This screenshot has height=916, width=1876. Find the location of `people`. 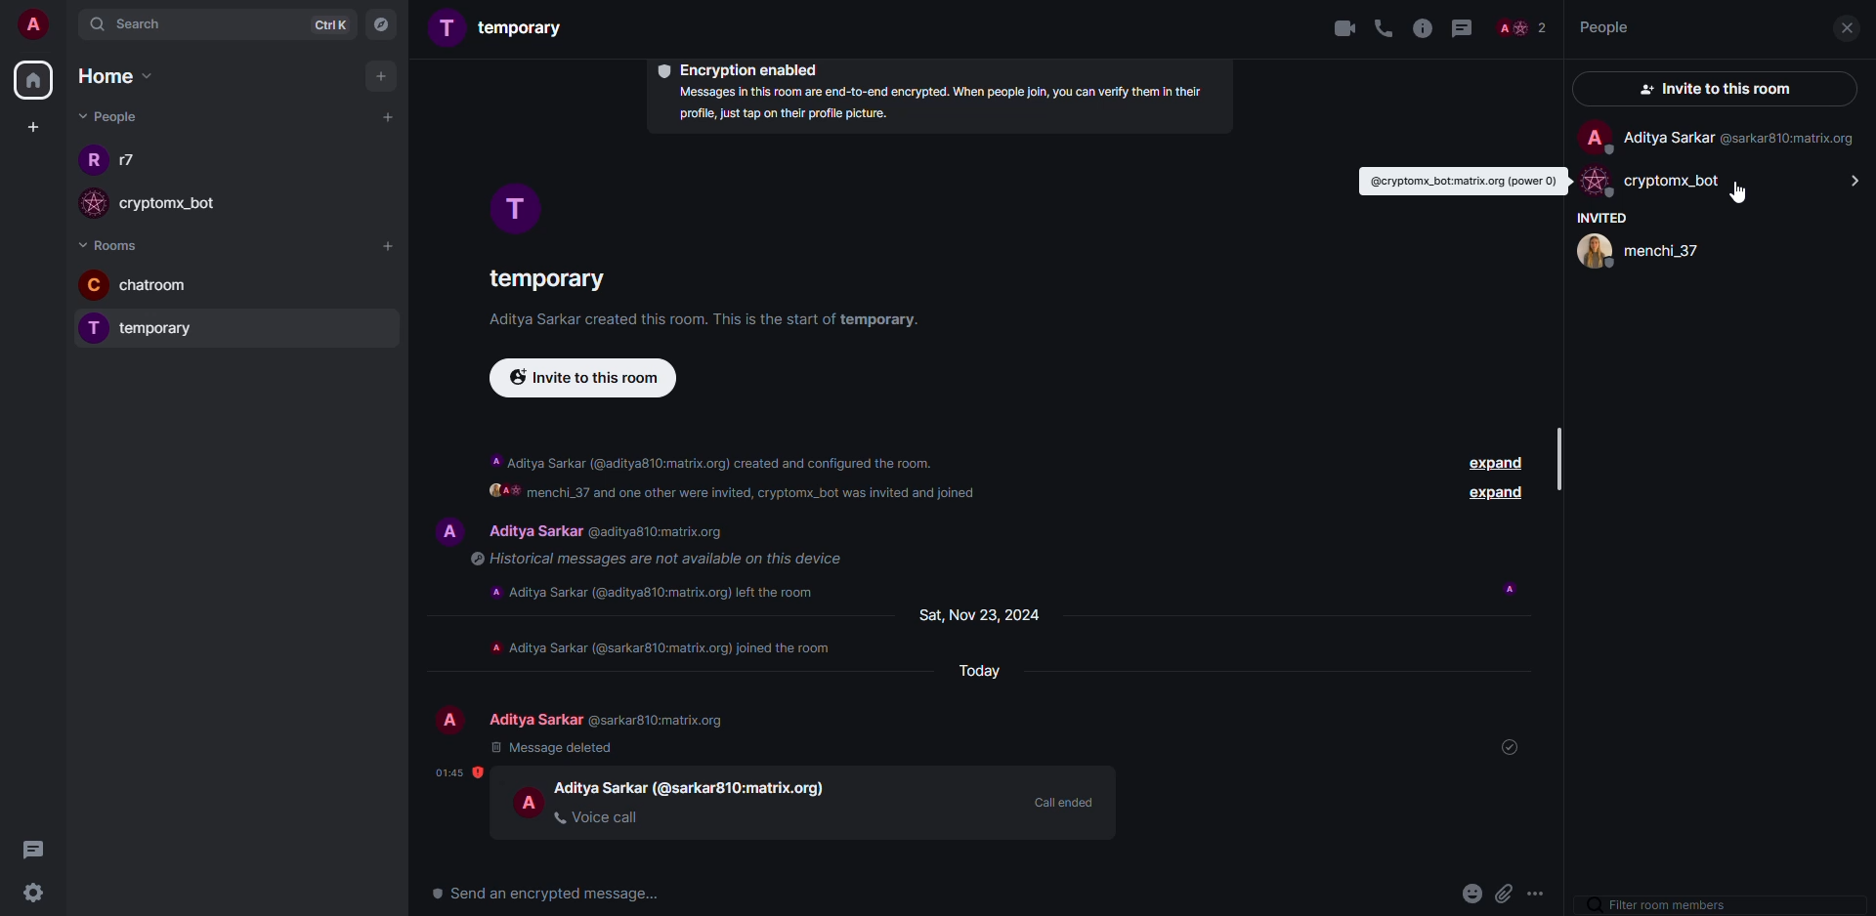

people is located at coordinates (107, 116).